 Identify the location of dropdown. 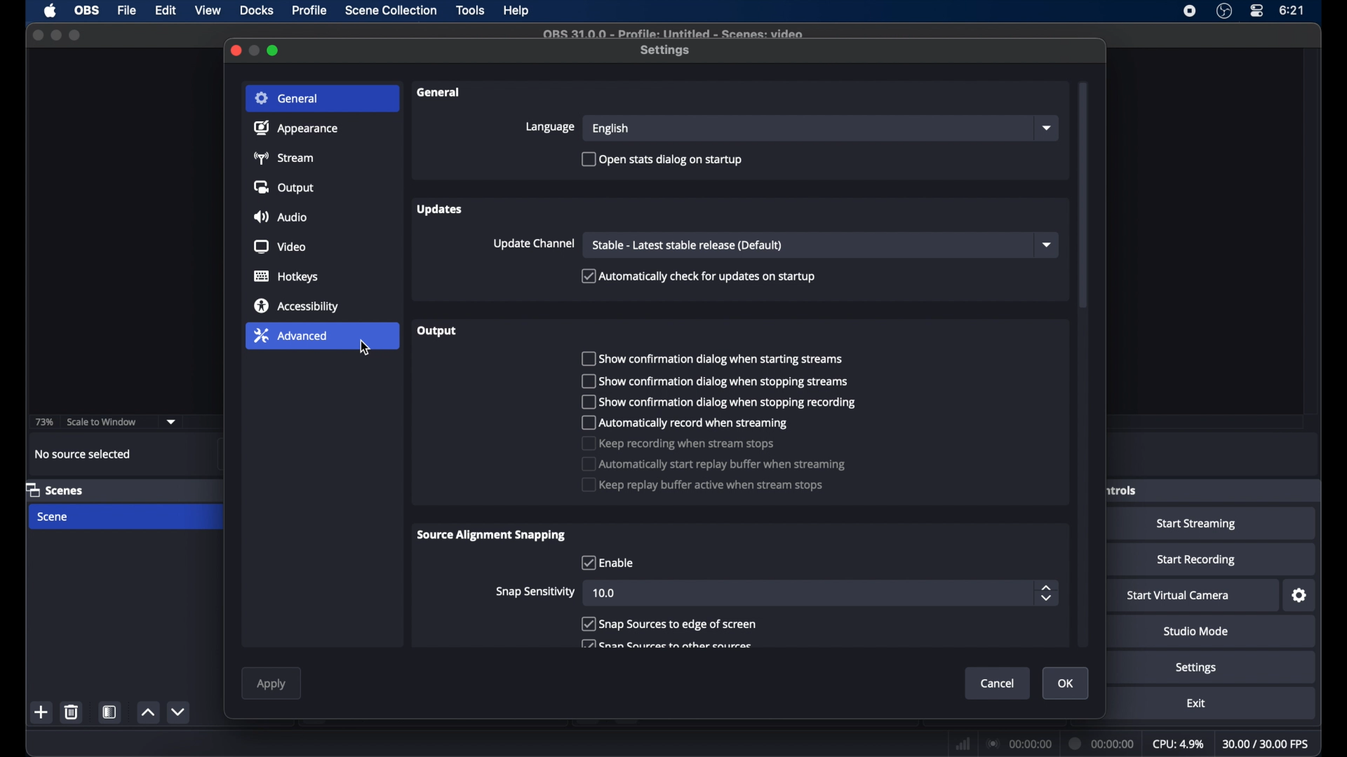
(1047, 128).